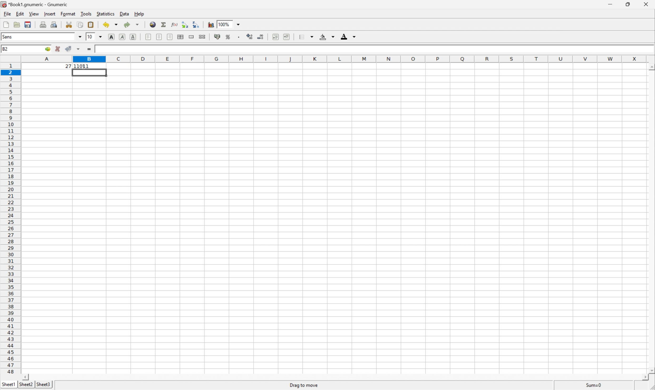  Describe the element at coordinates (646, 4) in the screenshot. I see `Close` at that location.